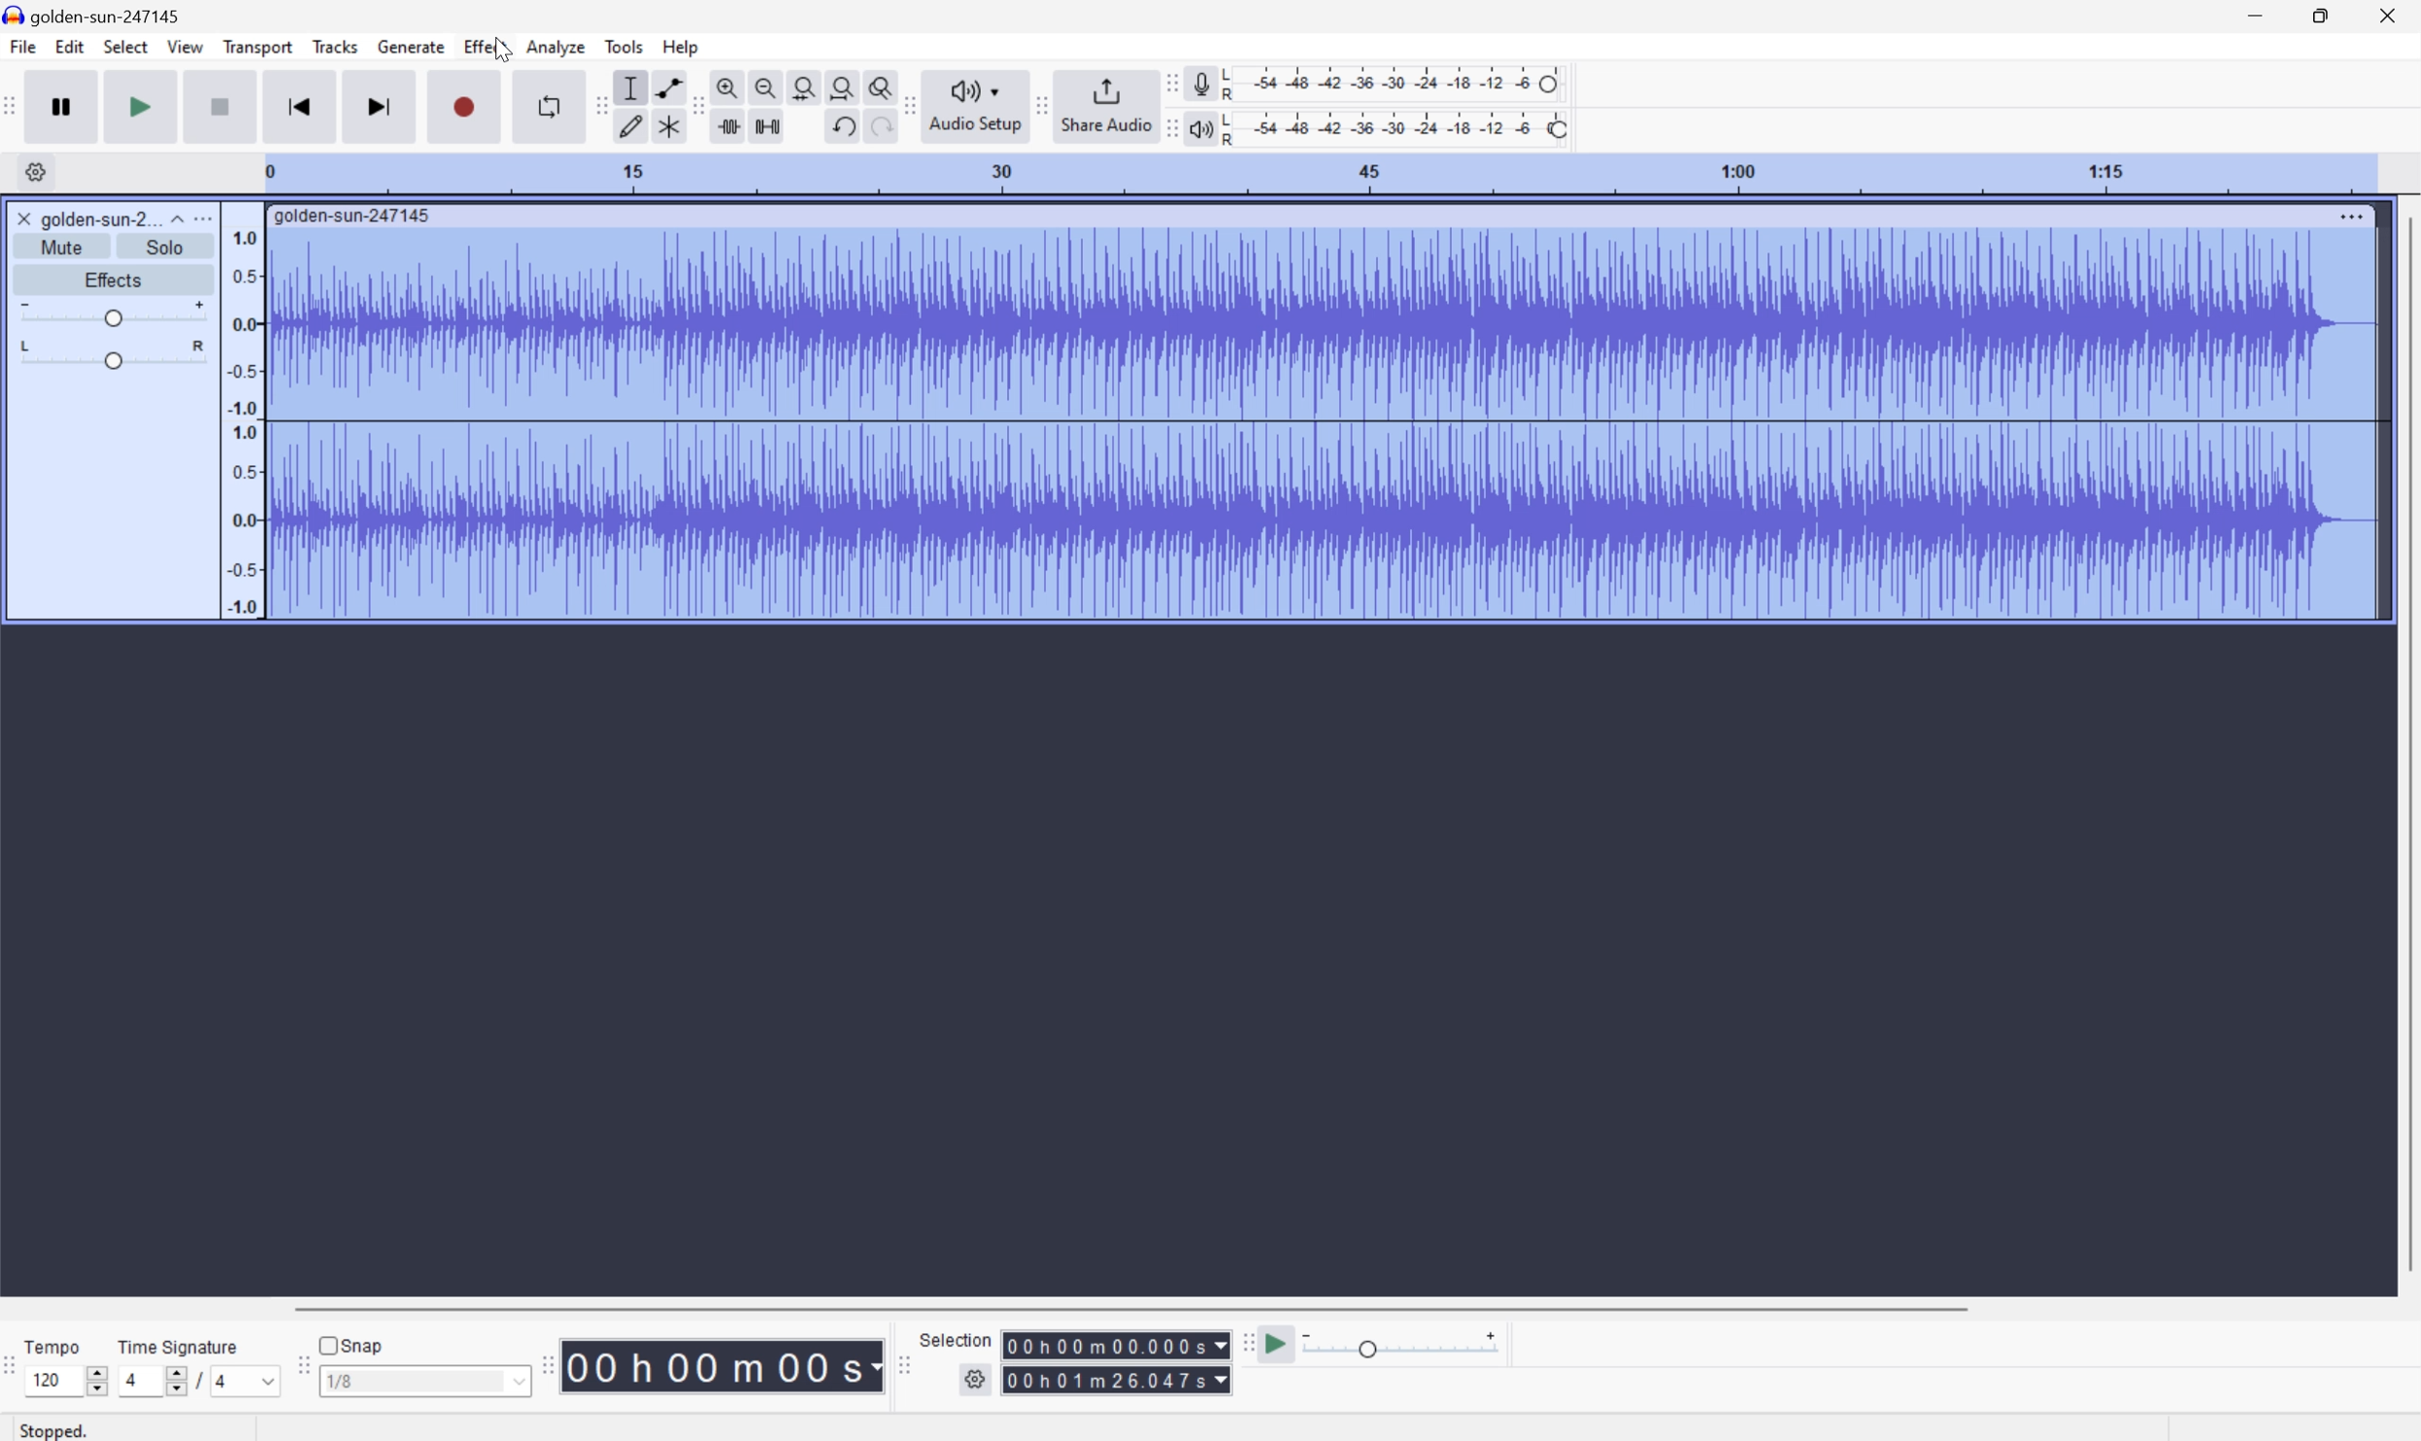  What do you see at coordinates (697, 108) in the screenshot?
I see `Audacity edit toolbar` at bounding box center [697, 108].